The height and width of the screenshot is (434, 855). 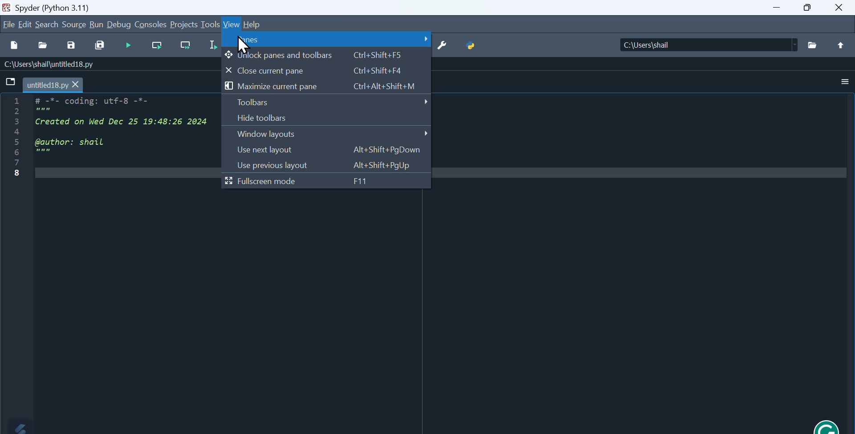 What do you see at coordinates (478, 46) in the screenshot?
I see `Python path manager` at bounding box center [478, 46].